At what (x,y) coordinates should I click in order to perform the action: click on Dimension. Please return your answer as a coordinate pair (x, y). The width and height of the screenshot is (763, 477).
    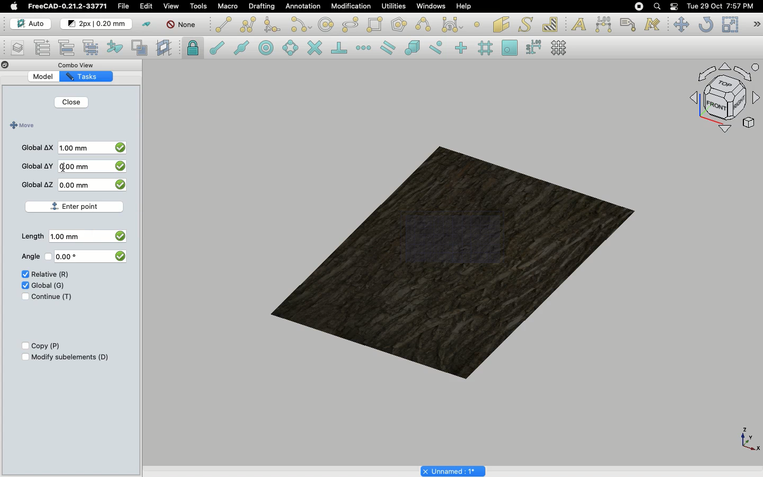
    Looking at the image, I should click on (605, 24).